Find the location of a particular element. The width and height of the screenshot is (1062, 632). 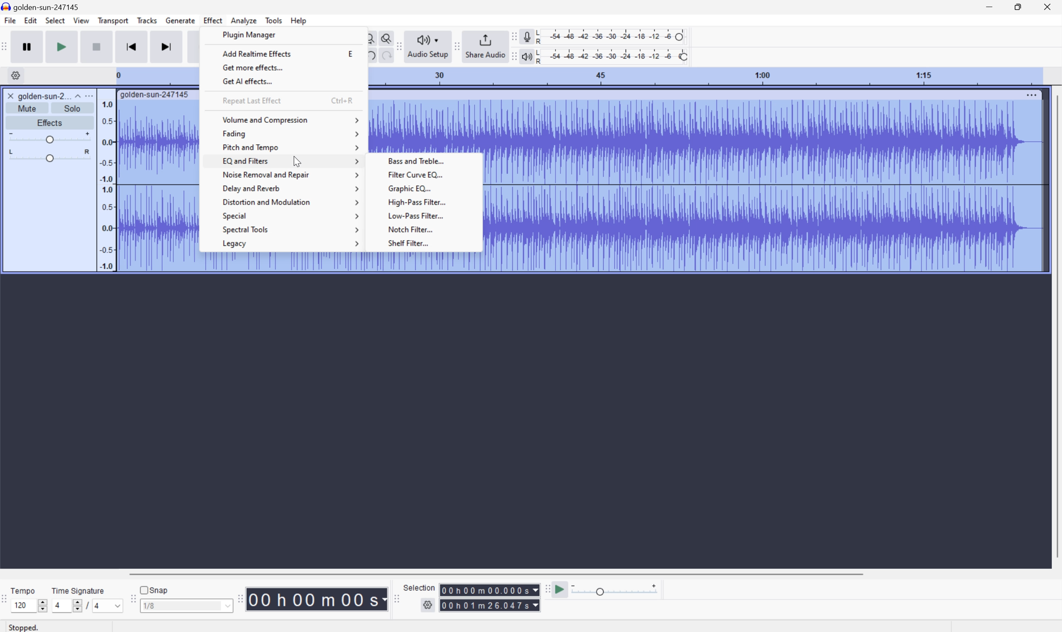

Plugin Manager is located at coordinates (252, 34).